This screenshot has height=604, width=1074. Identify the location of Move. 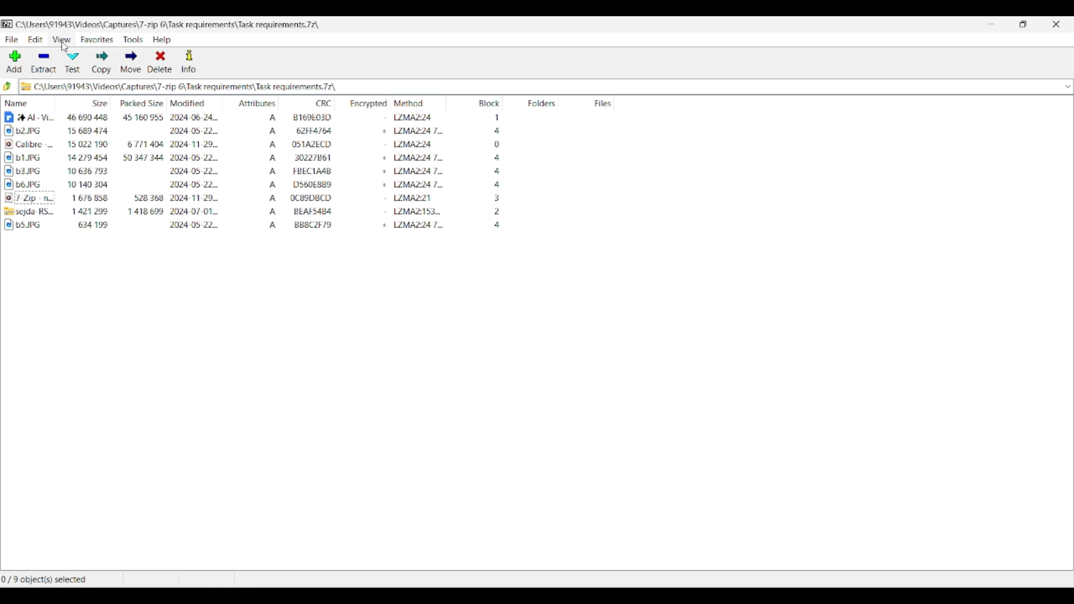
(131, 62).